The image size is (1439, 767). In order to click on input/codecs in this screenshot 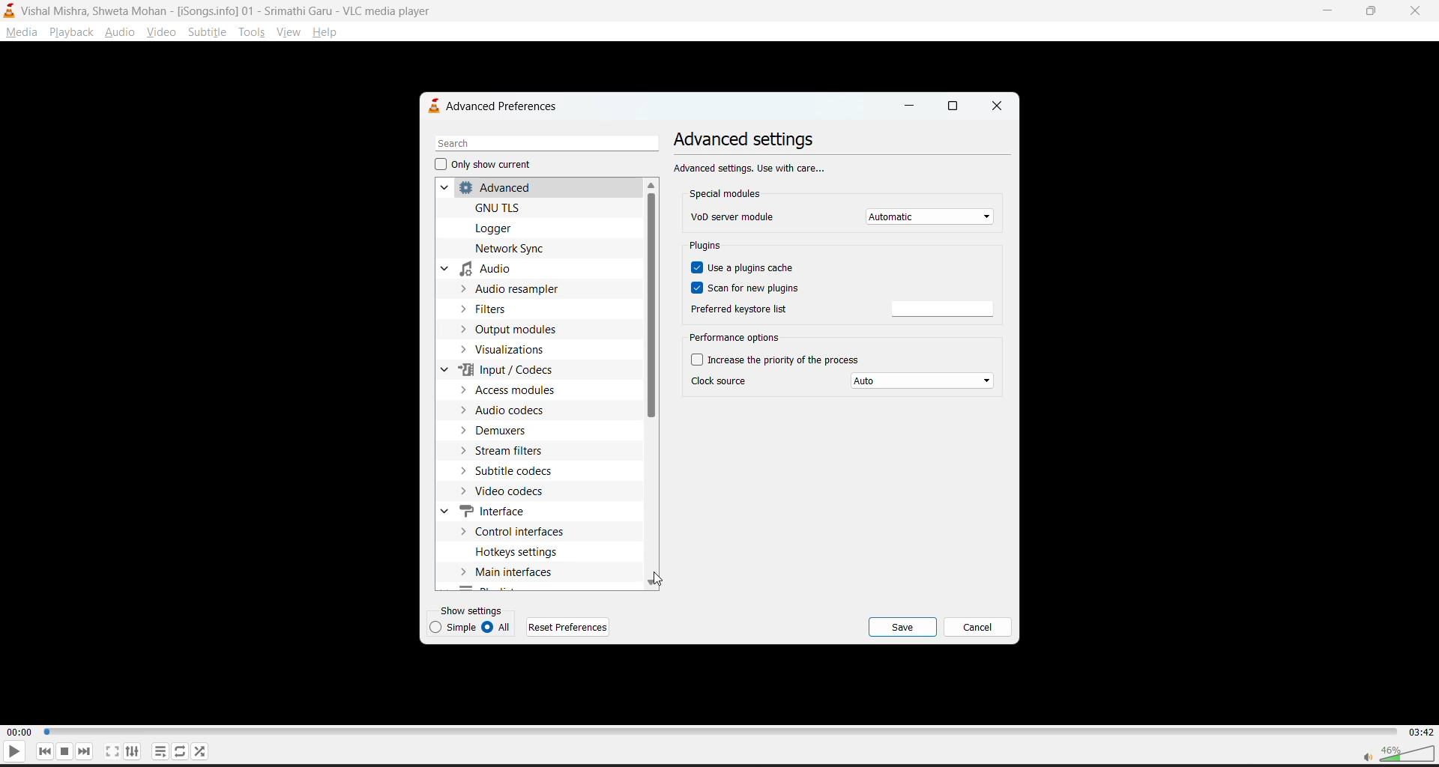, I will do `click(495, 371)`.